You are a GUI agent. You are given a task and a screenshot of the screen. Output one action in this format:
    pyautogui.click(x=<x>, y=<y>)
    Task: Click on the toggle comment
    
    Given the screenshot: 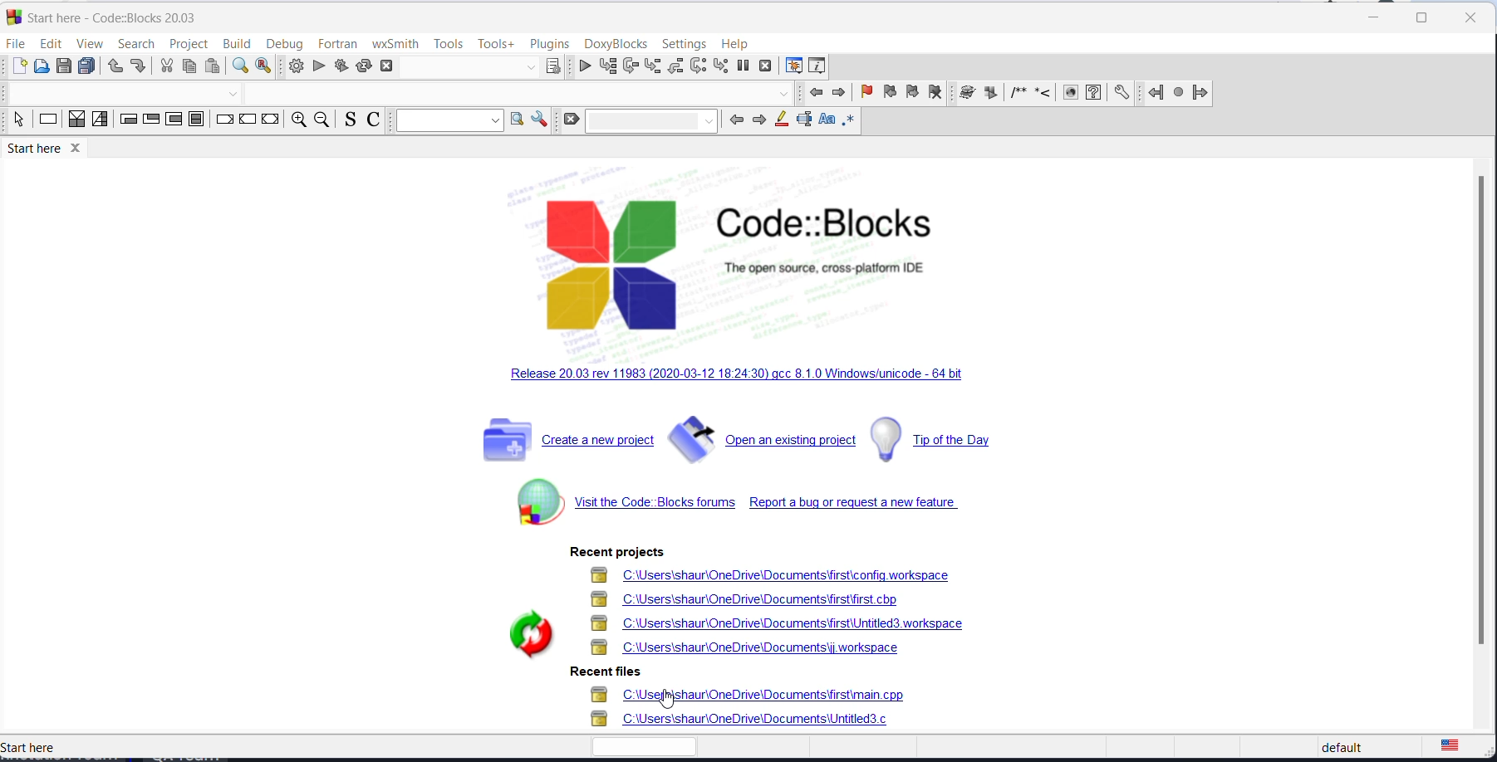 What is the action you would take?
    pyautogui.click(x=373, y=121)
    